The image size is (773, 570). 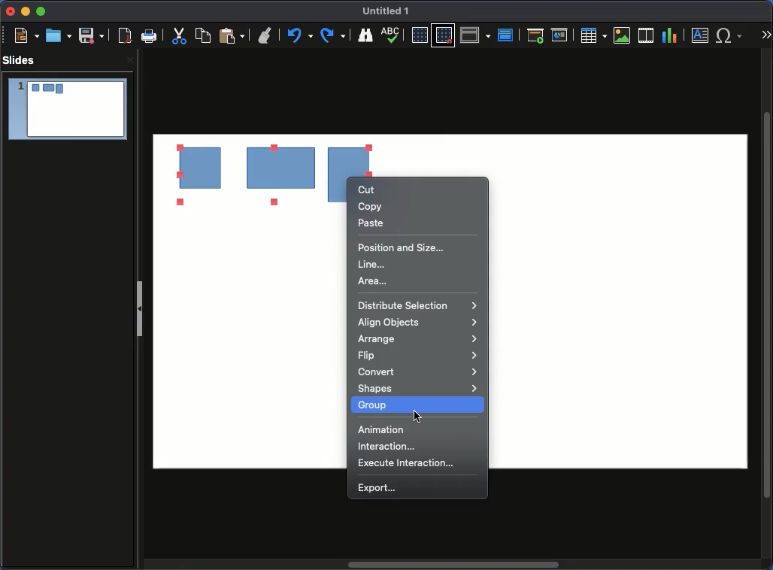 I want to click on More, so click(x=765, y=31).